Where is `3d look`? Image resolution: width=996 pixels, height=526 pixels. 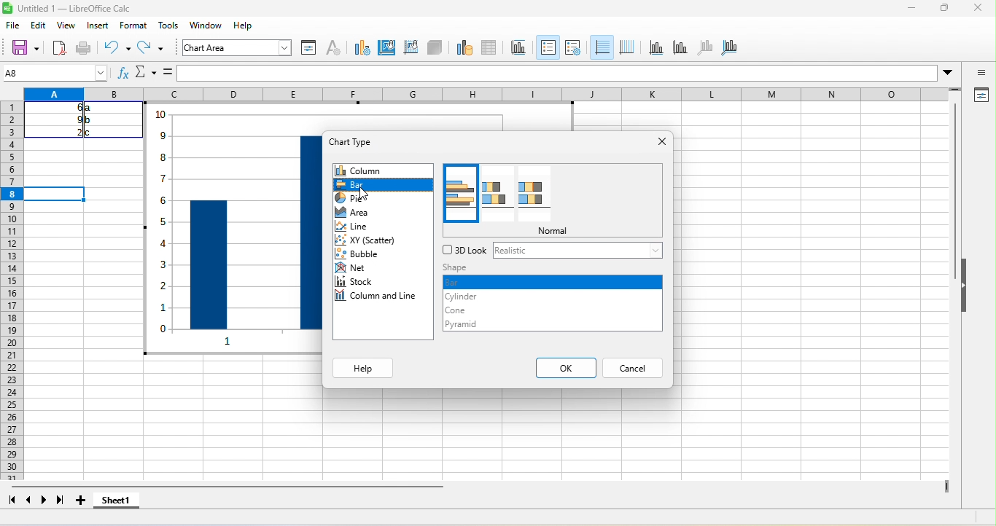 3d look is located at coordinates (464, 251).